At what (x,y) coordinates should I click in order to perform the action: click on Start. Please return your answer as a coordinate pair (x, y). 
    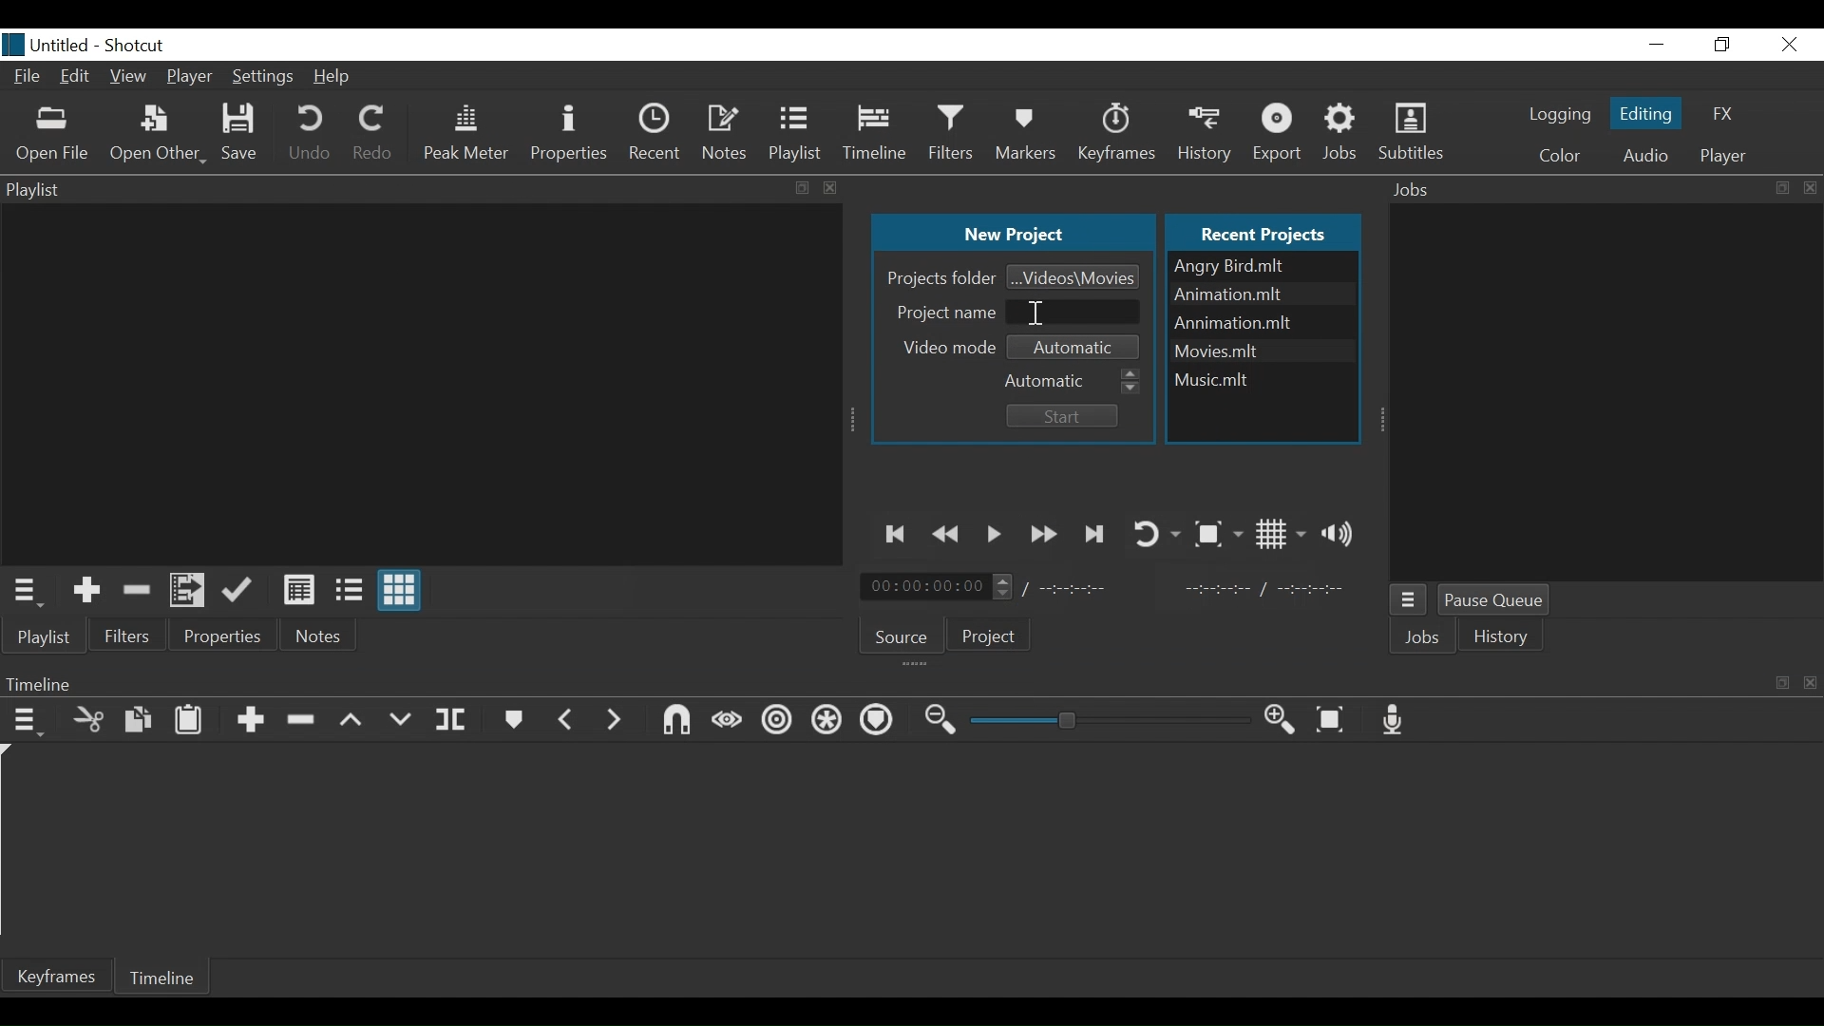
    Looking at the image, I should click on (1058, 416).